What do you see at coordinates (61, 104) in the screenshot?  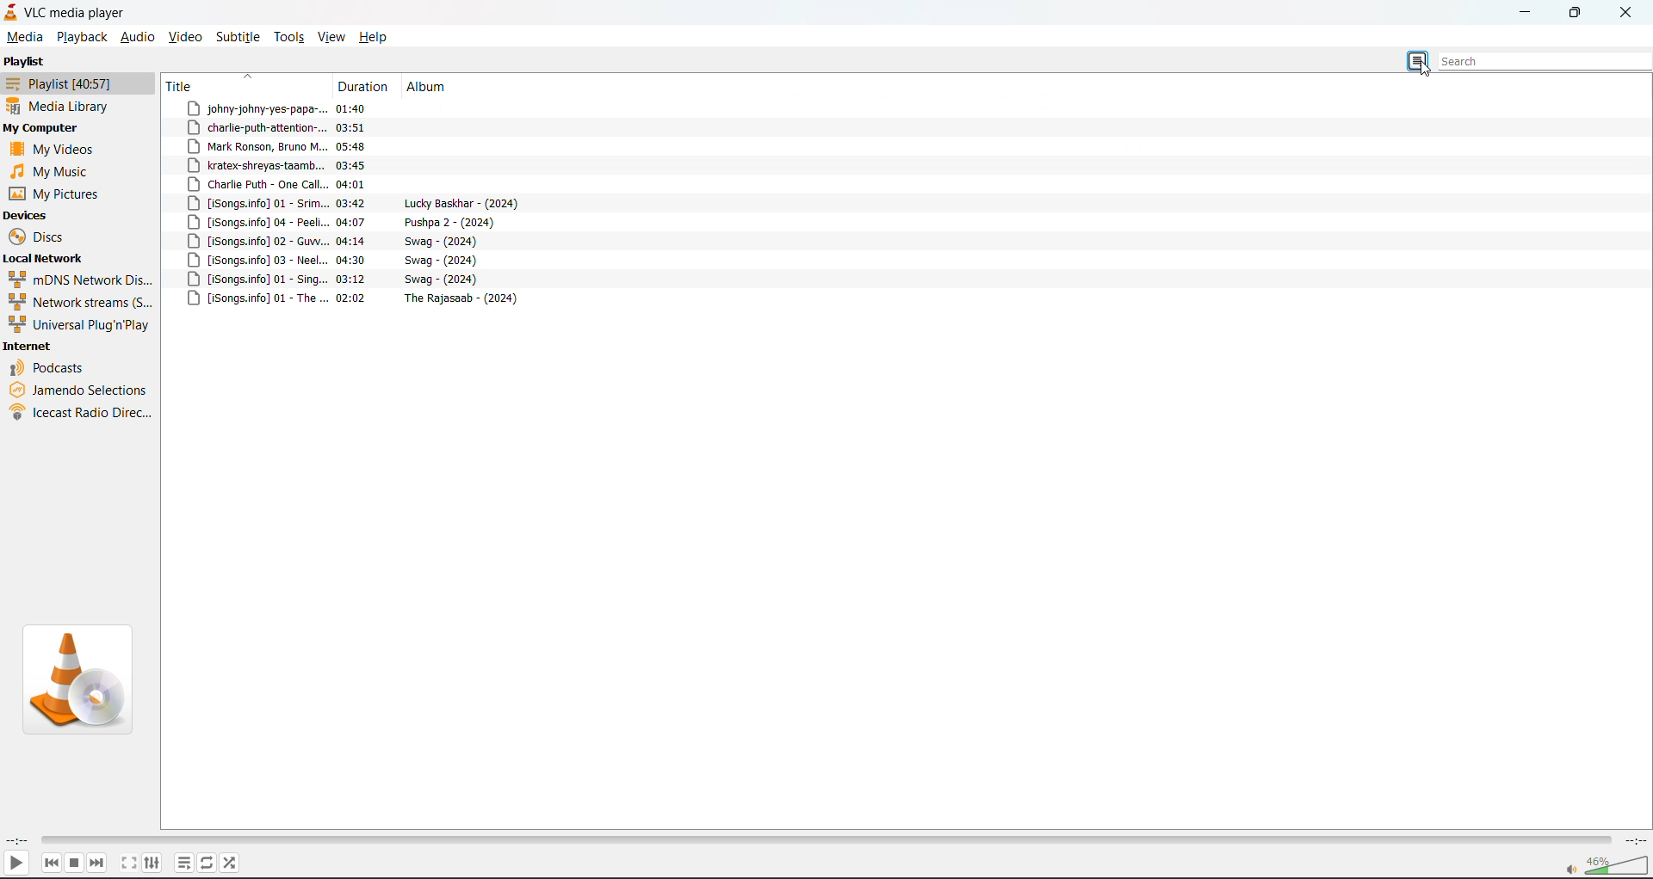 I see `media library` at bounding box center [61, 104].